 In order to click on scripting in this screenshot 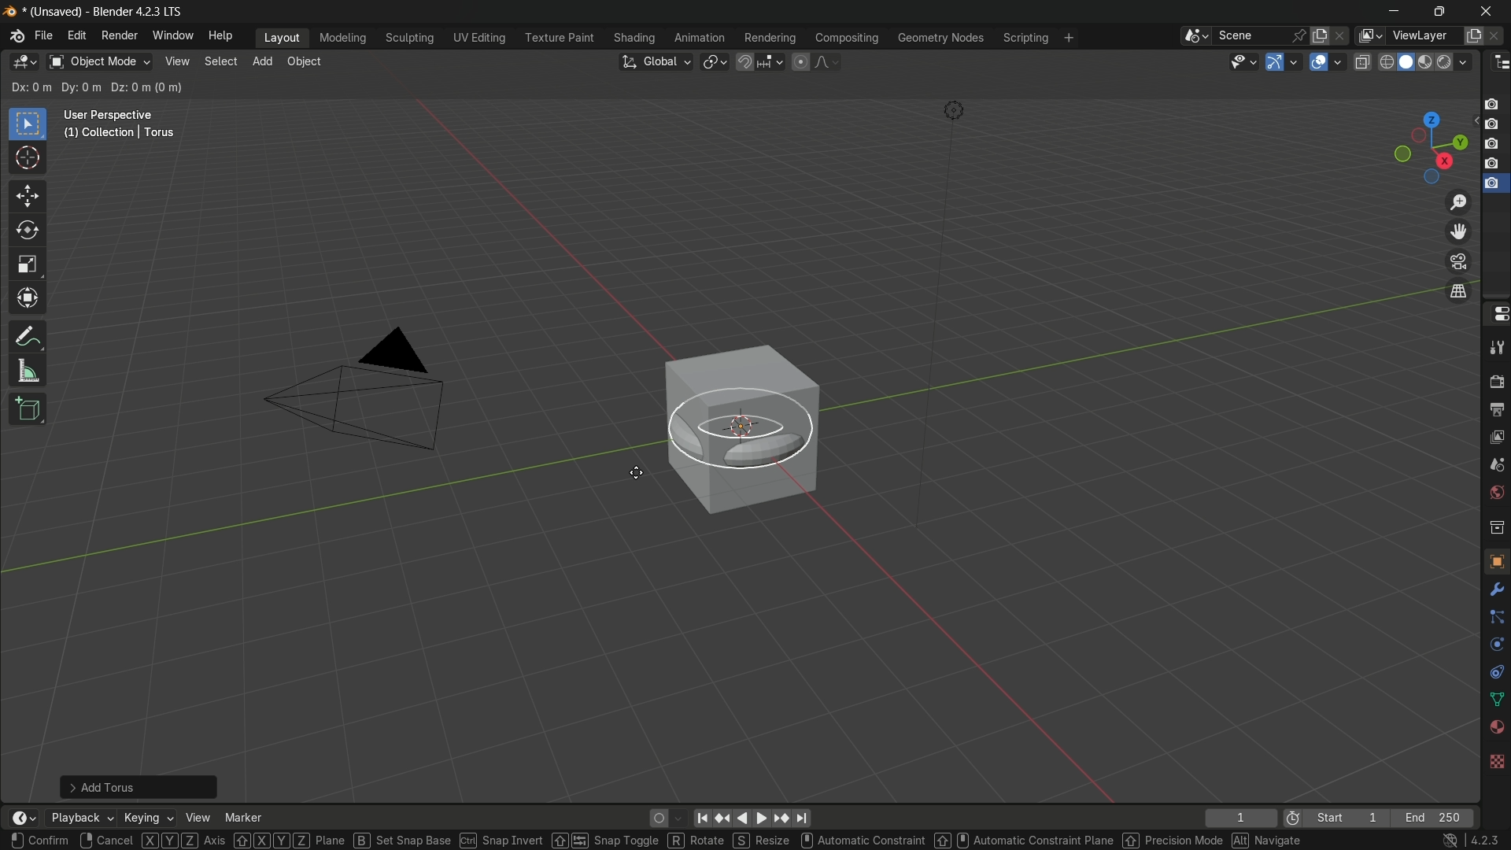, I will do `click(1025, 39)`.